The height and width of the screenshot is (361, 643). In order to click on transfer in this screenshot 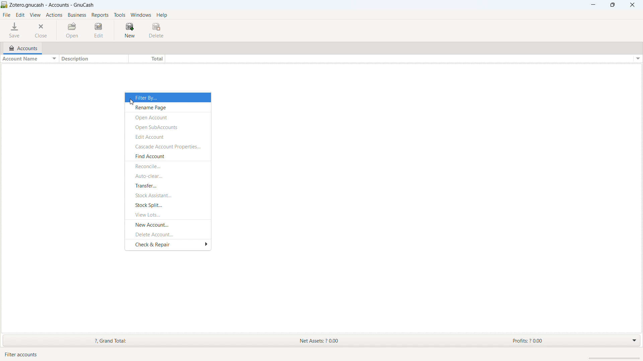, I will do `click(167, 186)`.